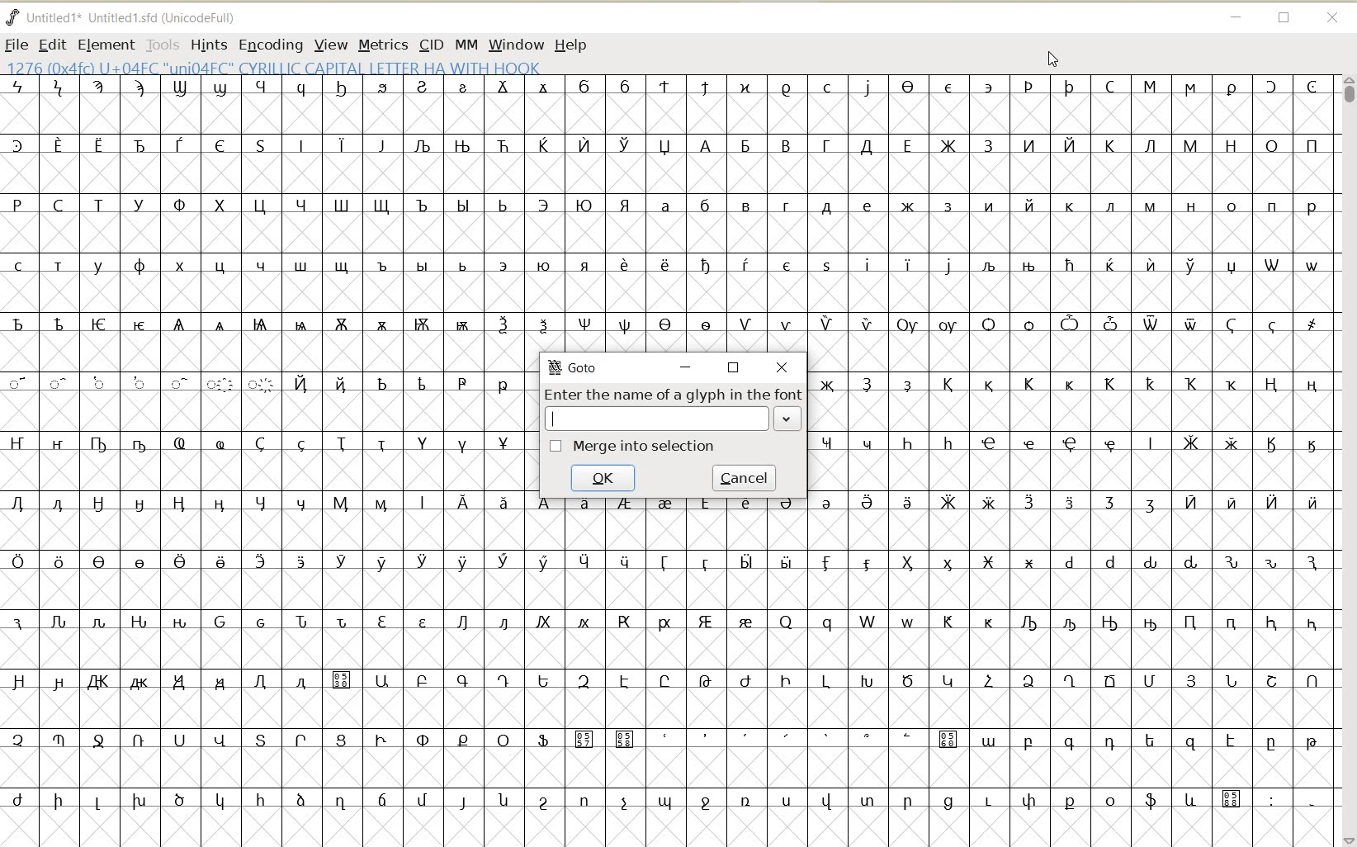 This screenshot has width=1357, height=847. What do you see at coordinates (929, 195) in the screenshot?
I see `glyph characters` at bounding box center [929, 195].